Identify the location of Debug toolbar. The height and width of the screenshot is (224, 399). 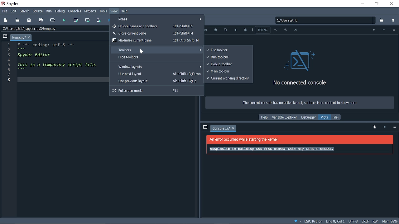
(228, 64).